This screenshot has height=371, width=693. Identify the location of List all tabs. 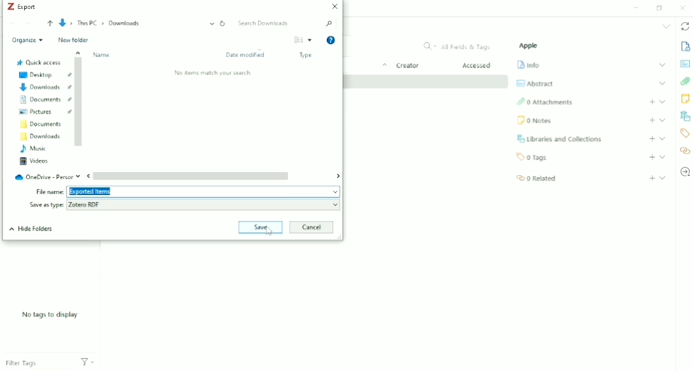
(665, 27).